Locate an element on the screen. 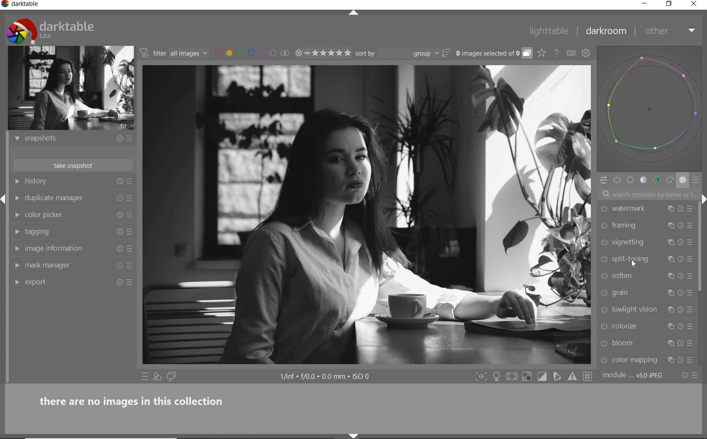 The image size is (707, 439). tone is located at coordinates (644, 181).